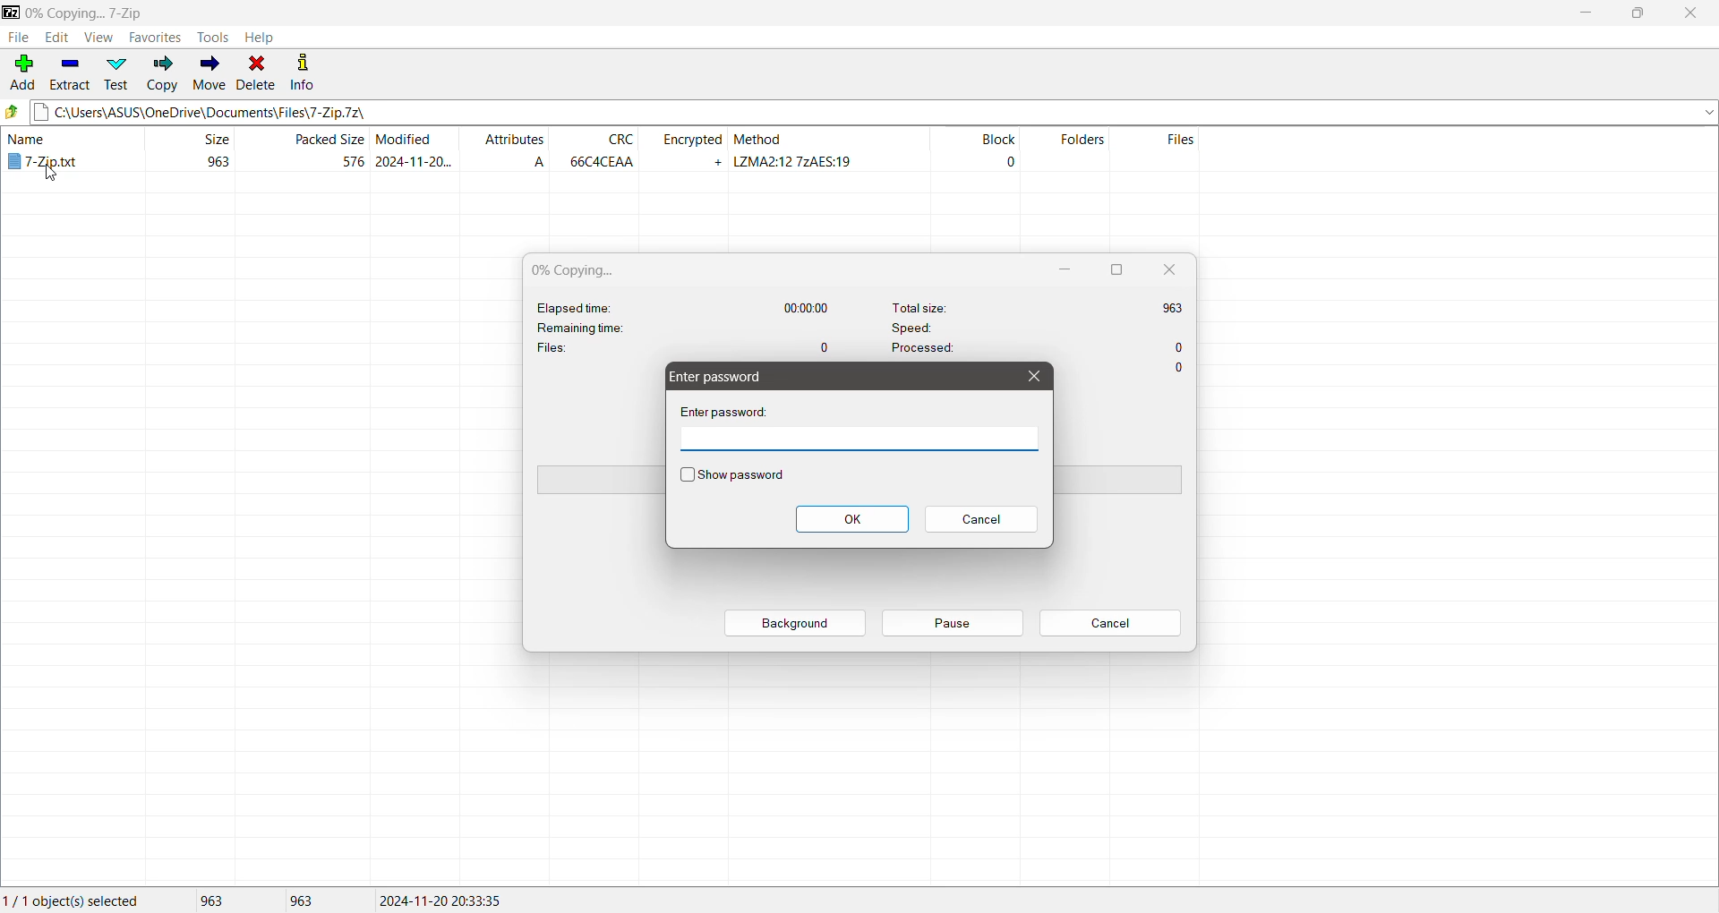 Image resolution: width=1719 pixels, height=913 pixels. Describe the element at coordinates (952, 623) in the screenshot. I see `Pause` at that location.